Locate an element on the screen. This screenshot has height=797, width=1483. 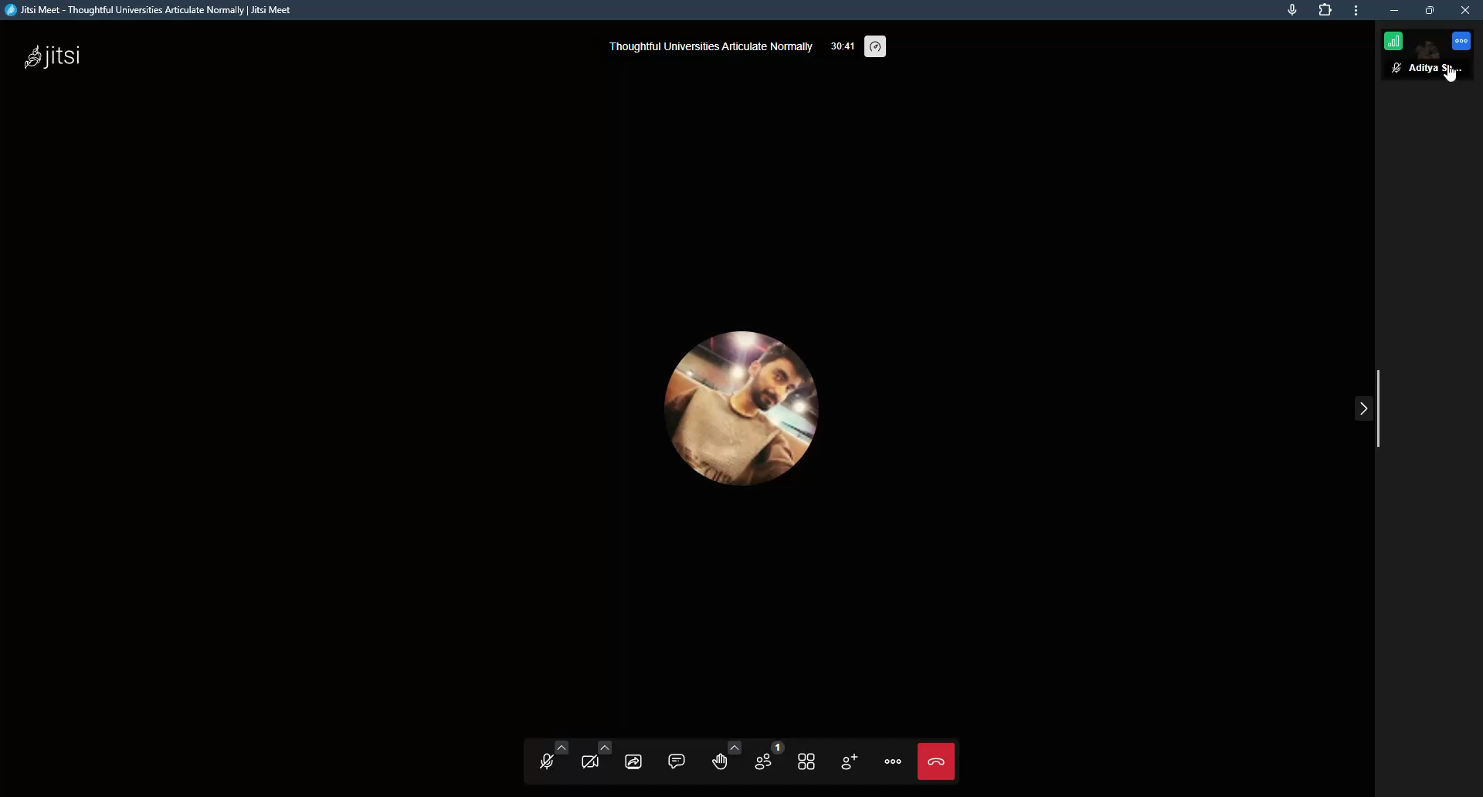
performance settings is located at coordinates (881, 44).